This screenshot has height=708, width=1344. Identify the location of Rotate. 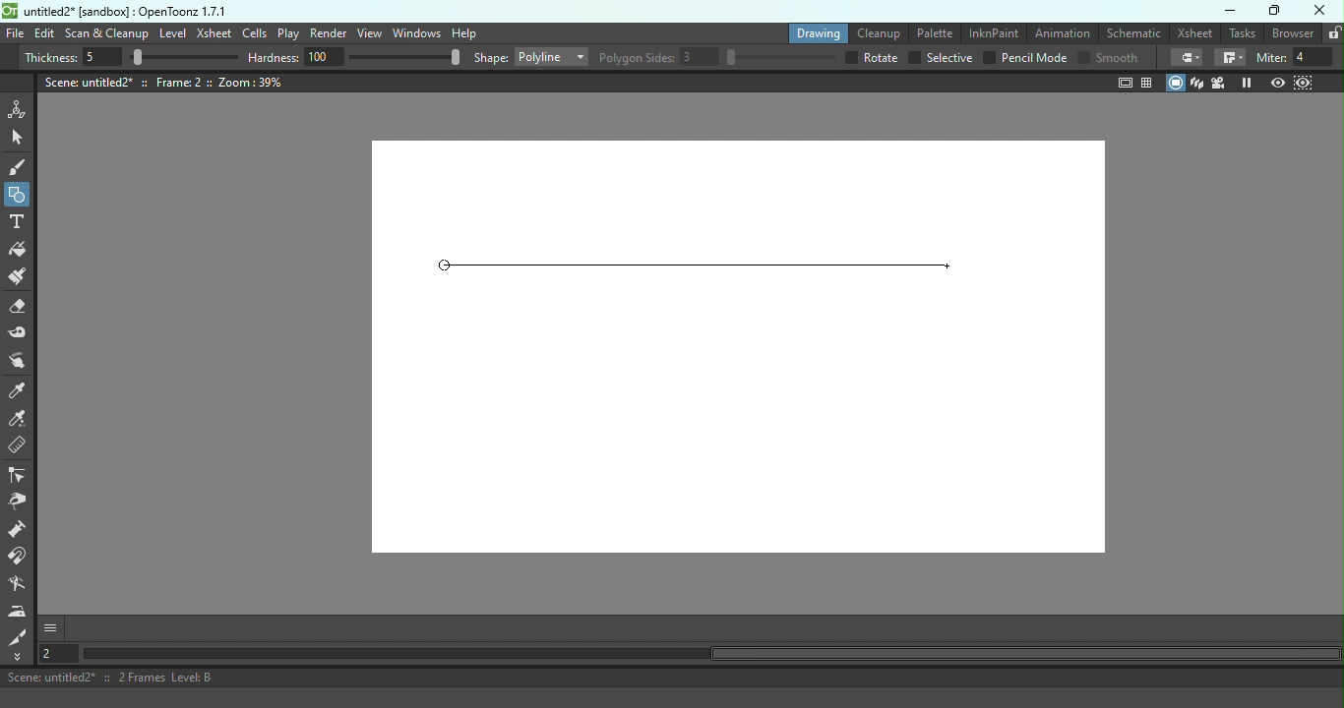
(872, 58).